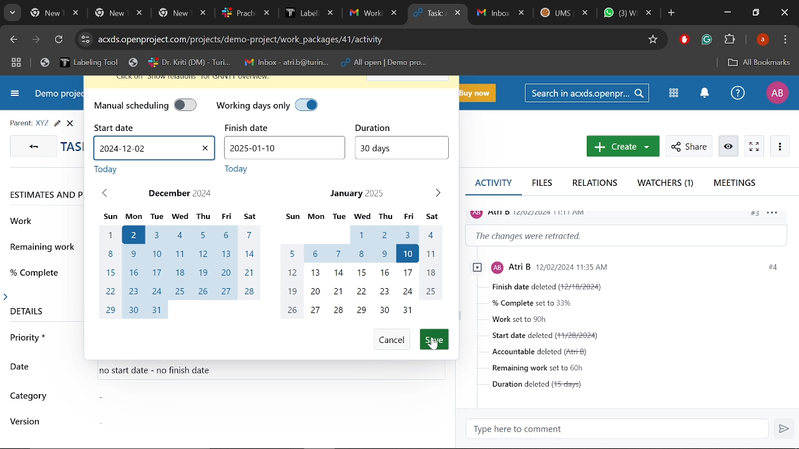 The width and height of the screenshot is (799, 449). Describe the element at coordinates (736, 185) in the screenshot. I see `Meetings` at that location.